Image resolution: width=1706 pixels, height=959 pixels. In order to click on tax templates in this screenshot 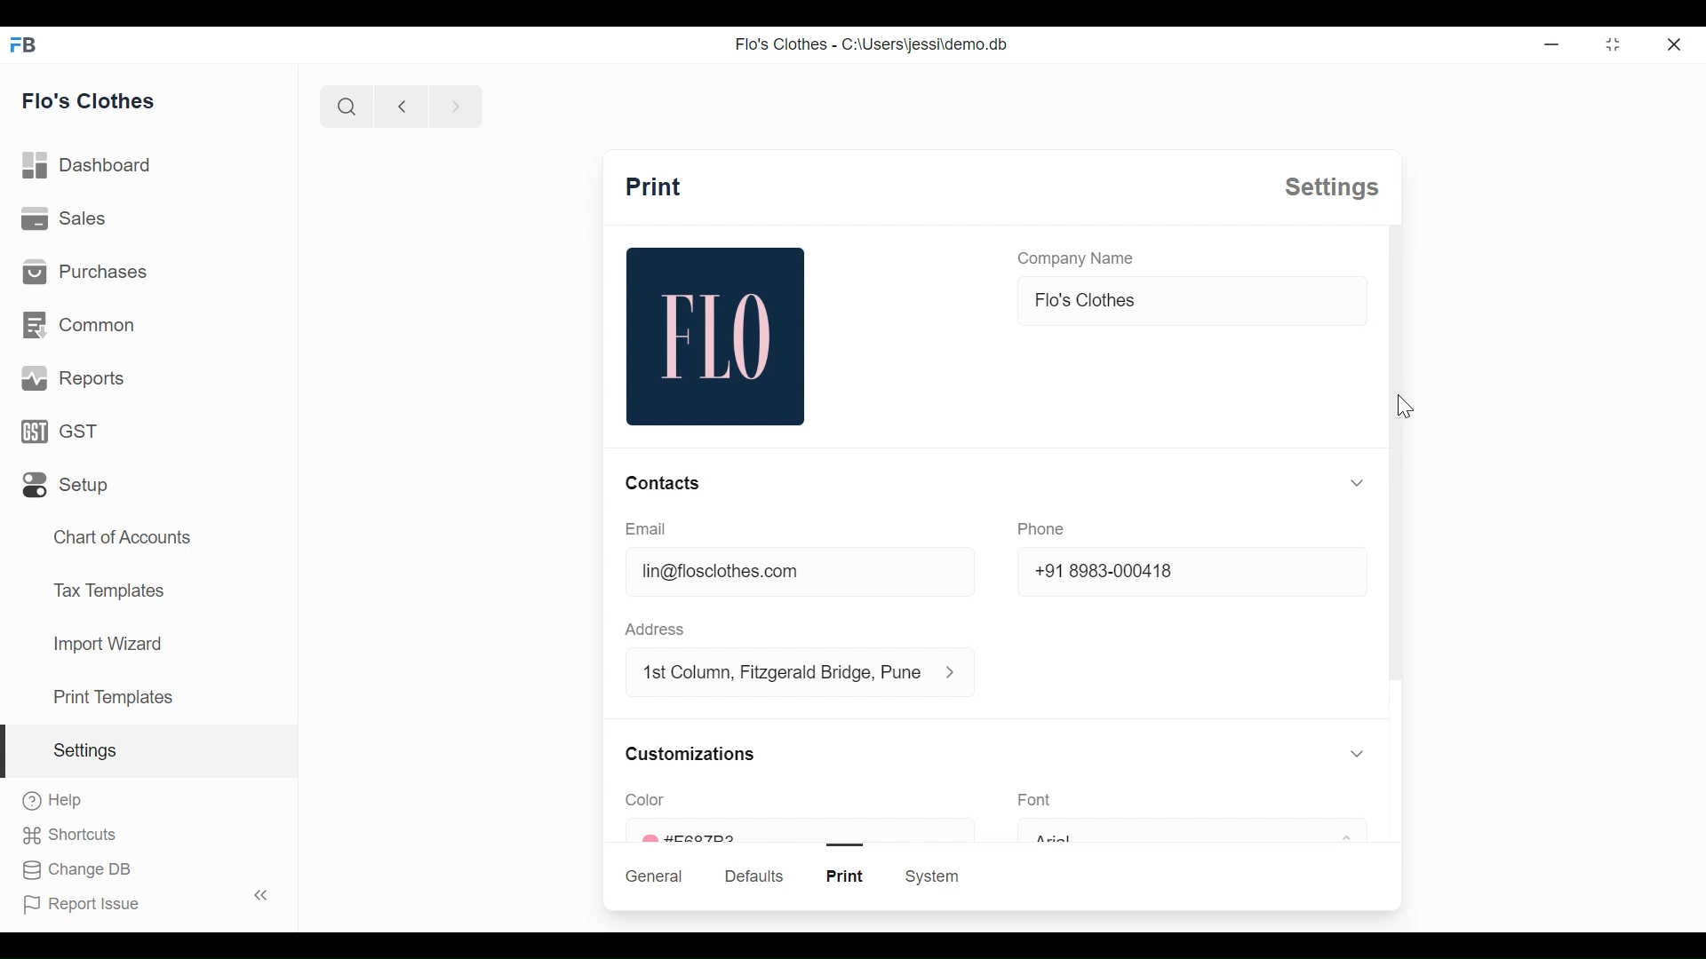, I will do `click(106, 589)`.